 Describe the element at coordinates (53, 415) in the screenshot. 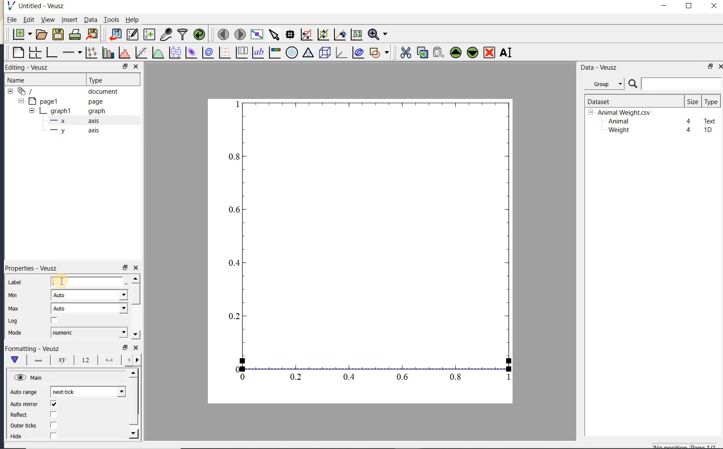

I see `check/uncheck` at that location.